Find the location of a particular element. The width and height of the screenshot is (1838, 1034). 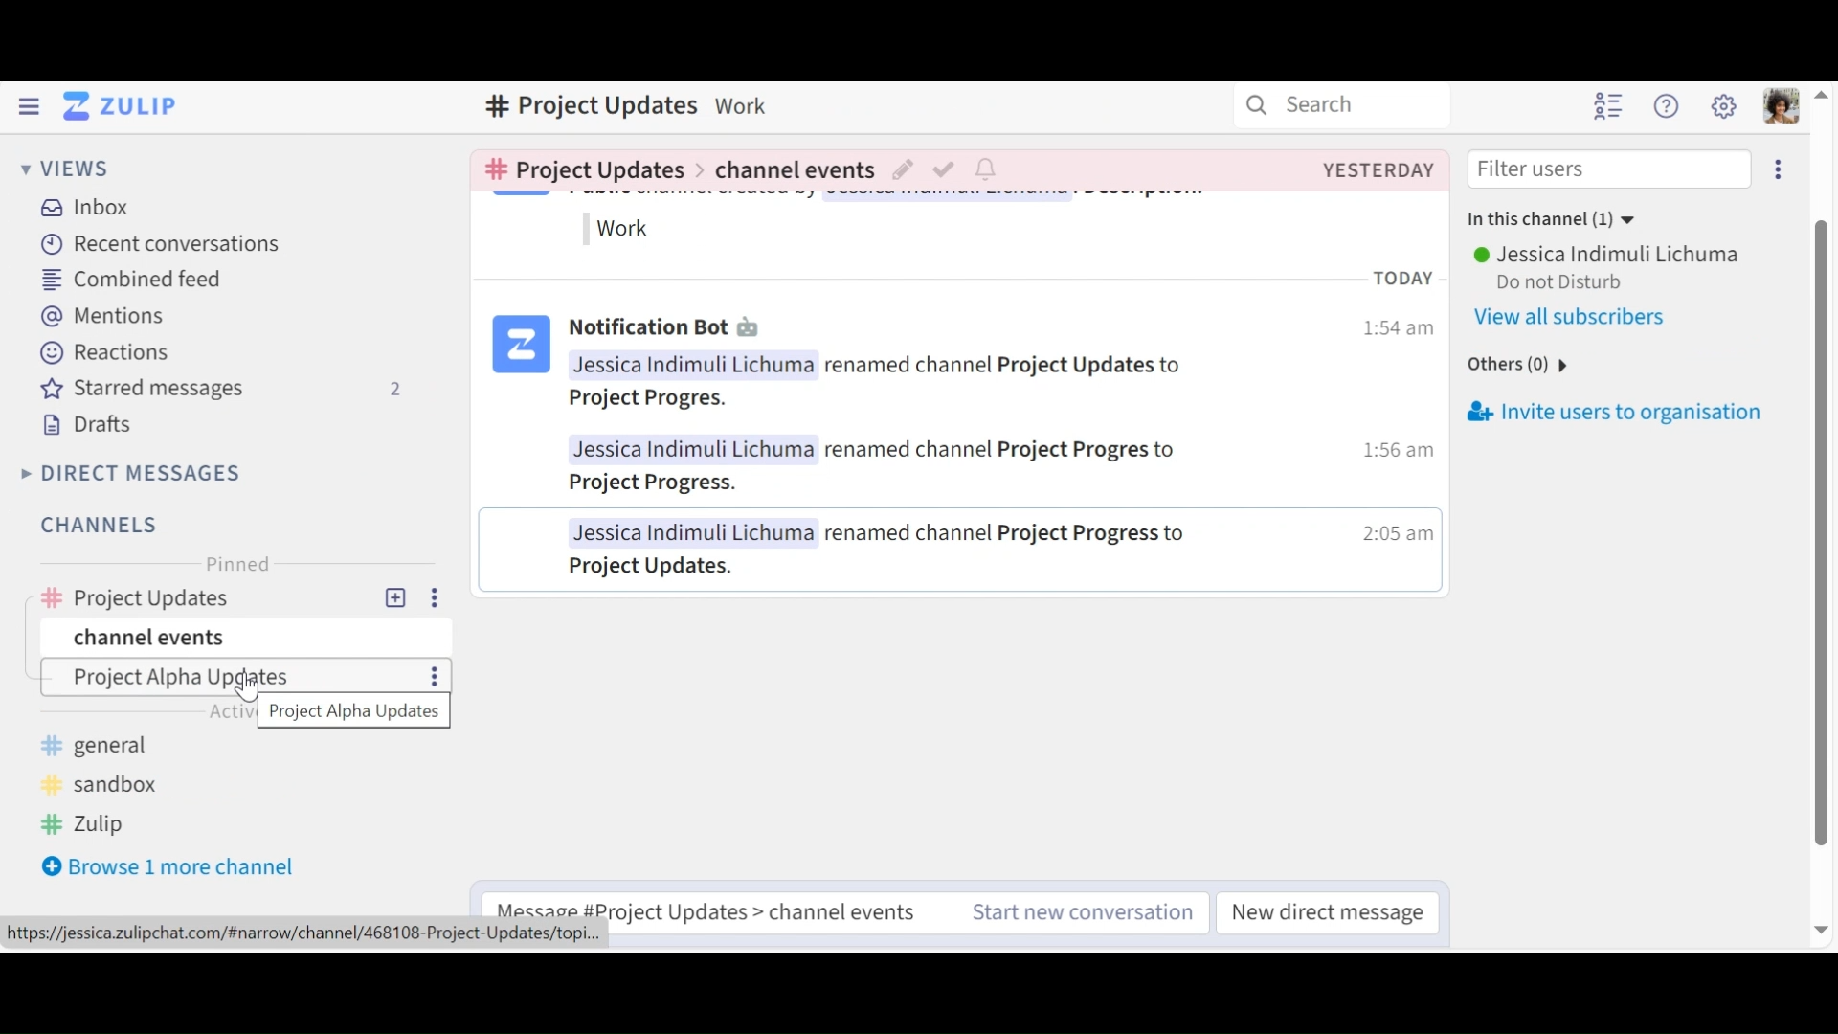

others(0) is located at coordinates (1511, 366).